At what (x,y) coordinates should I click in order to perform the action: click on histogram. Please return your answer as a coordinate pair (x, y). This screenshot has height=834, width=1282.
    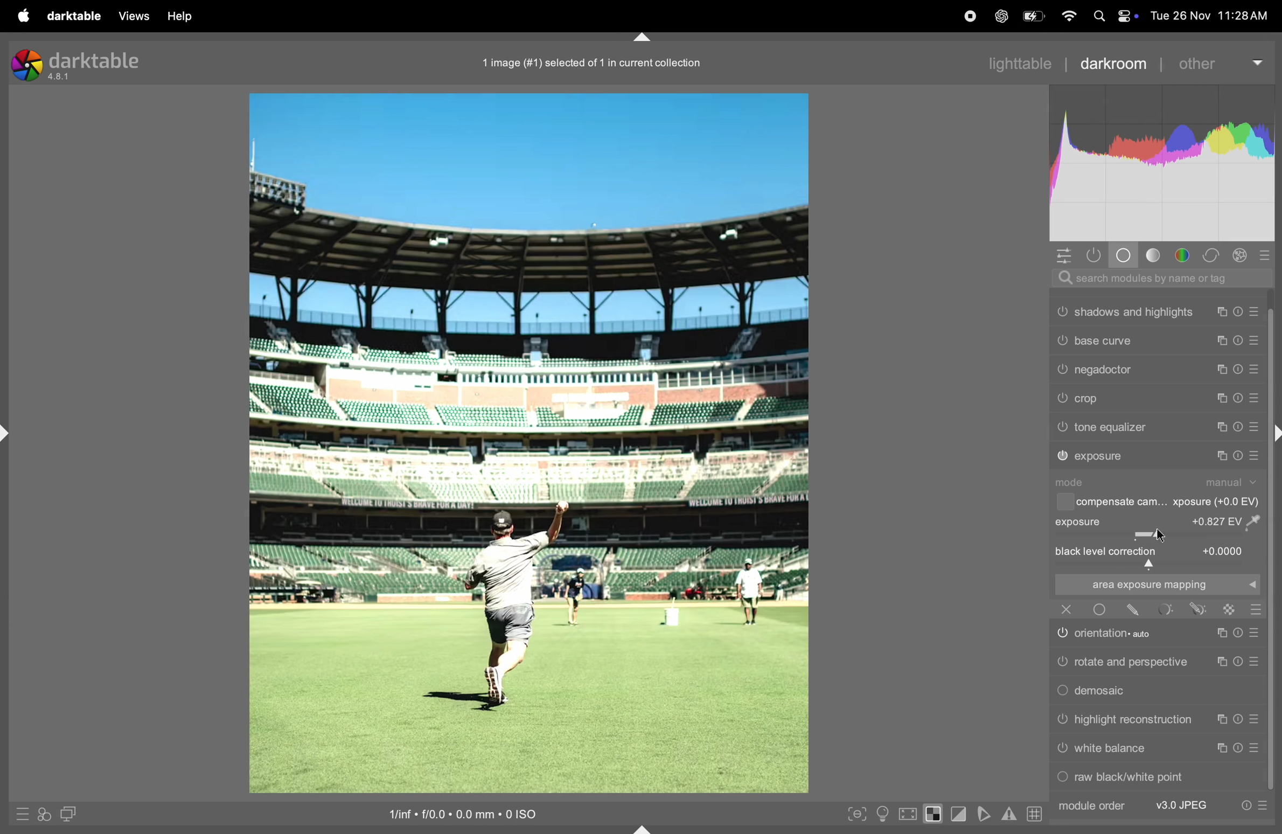
    Looking at the image, I should click on (1163, 163).